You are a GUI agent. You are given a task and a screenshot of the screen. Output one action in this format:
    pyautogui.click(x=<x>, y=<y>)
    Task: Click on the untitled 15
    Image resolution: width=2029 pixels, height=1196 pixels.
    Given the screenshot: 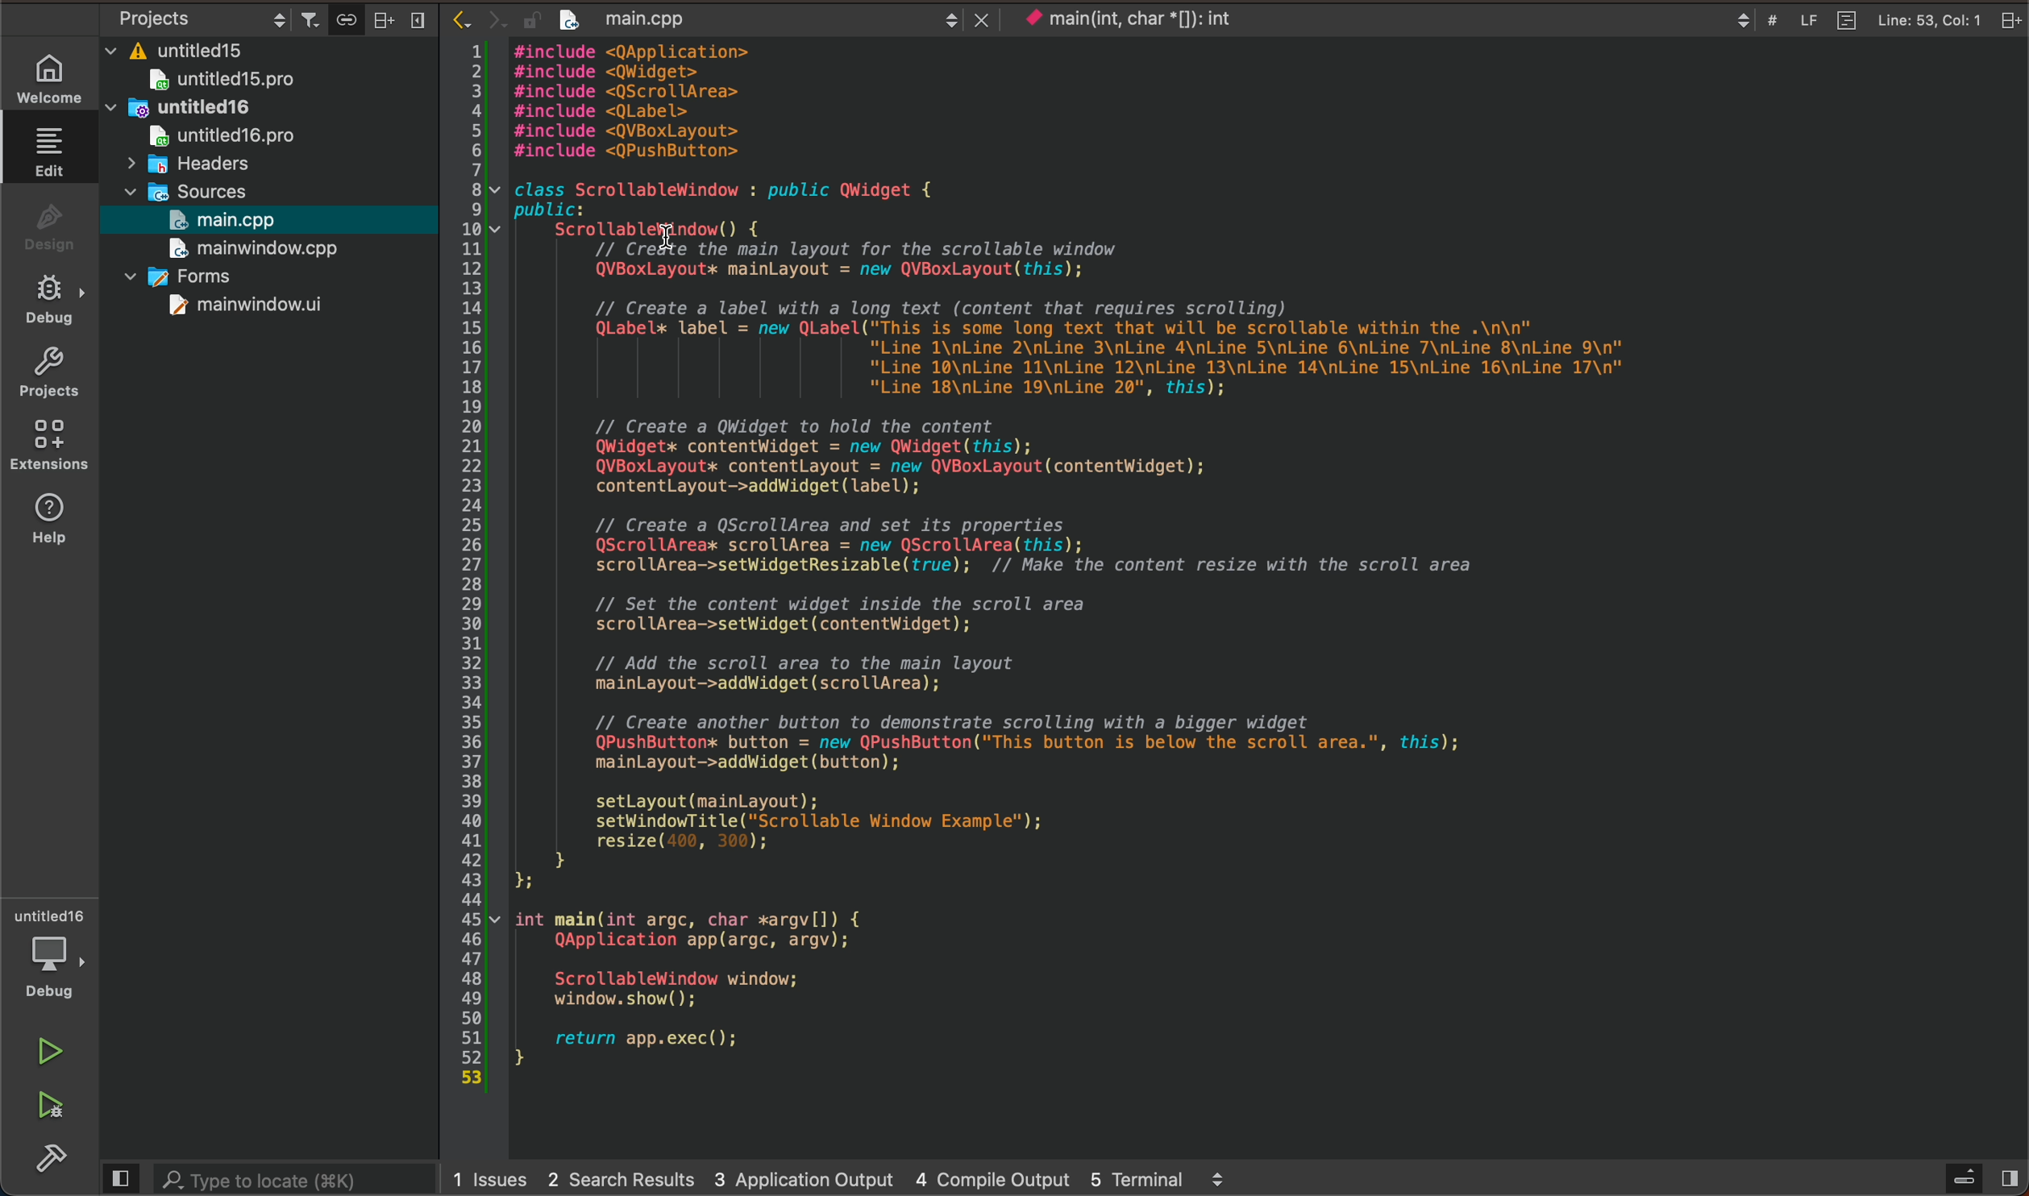 What is the action you would take?
    pyautogui.click(x=243, y=82)
    